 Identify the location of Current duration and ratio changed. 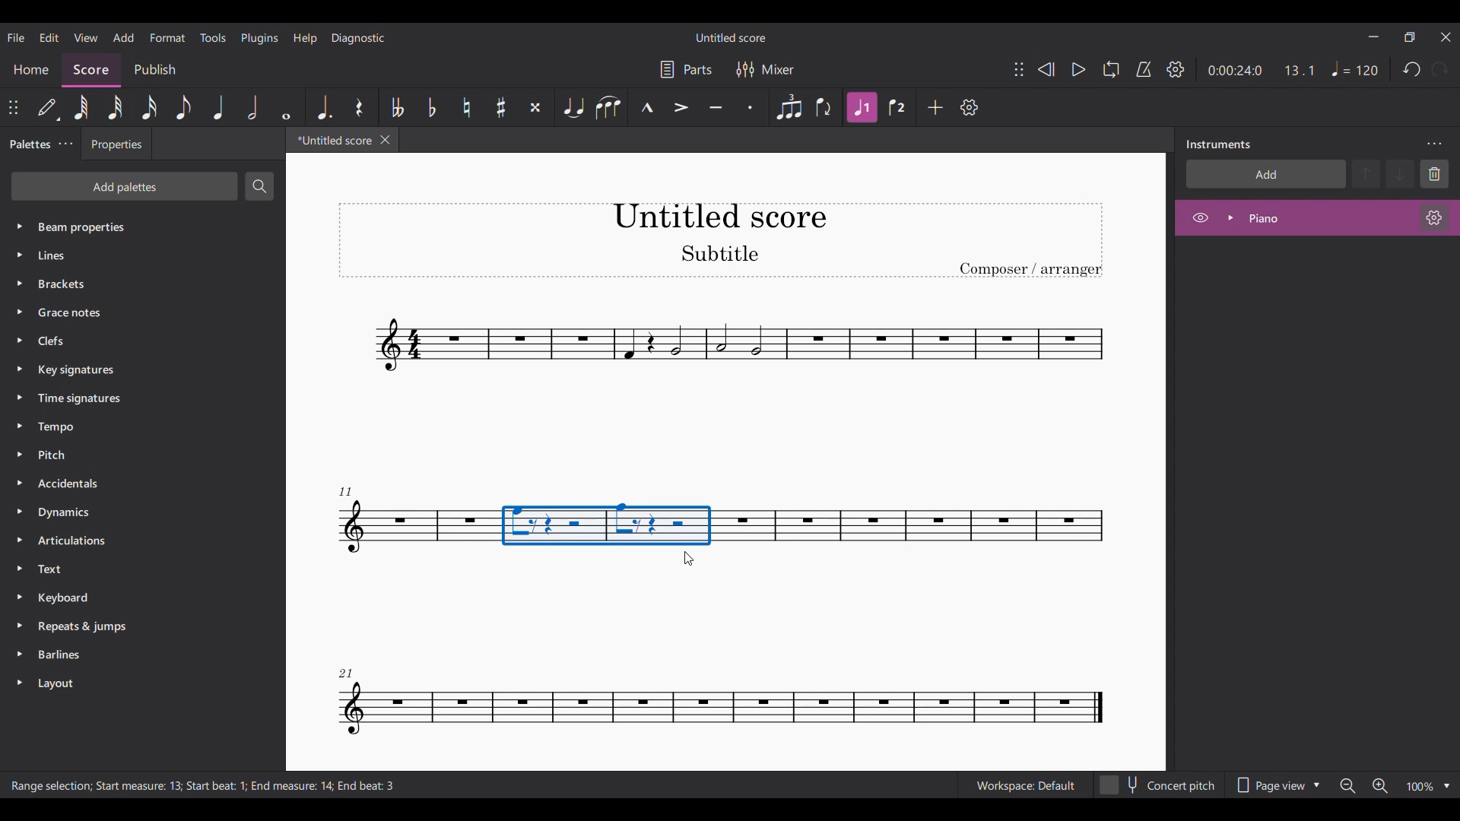
(1261, 70).